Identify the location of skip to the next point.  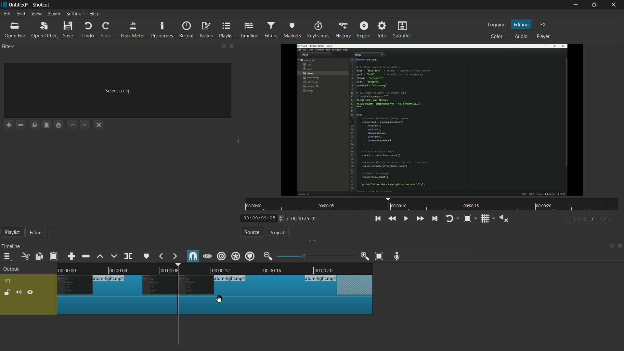
(435, 219).